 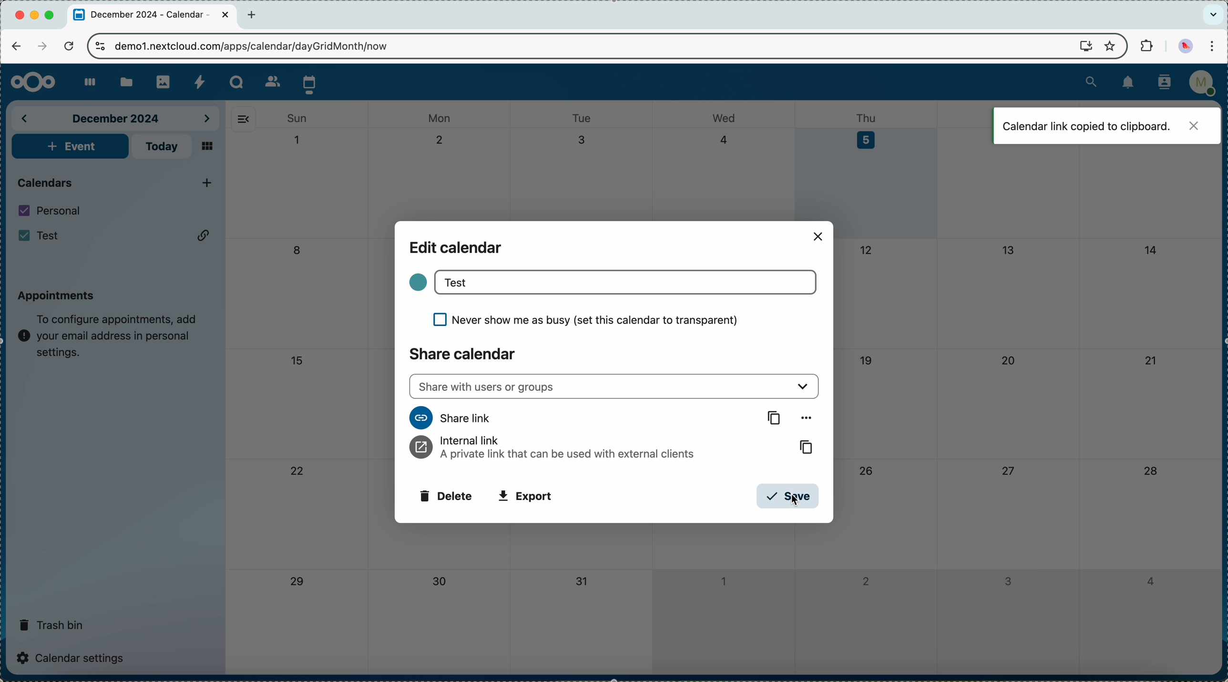 What do you see at coordinates (867, 360) in the screenshot?
I see `19` at bounding box center [867, 360].